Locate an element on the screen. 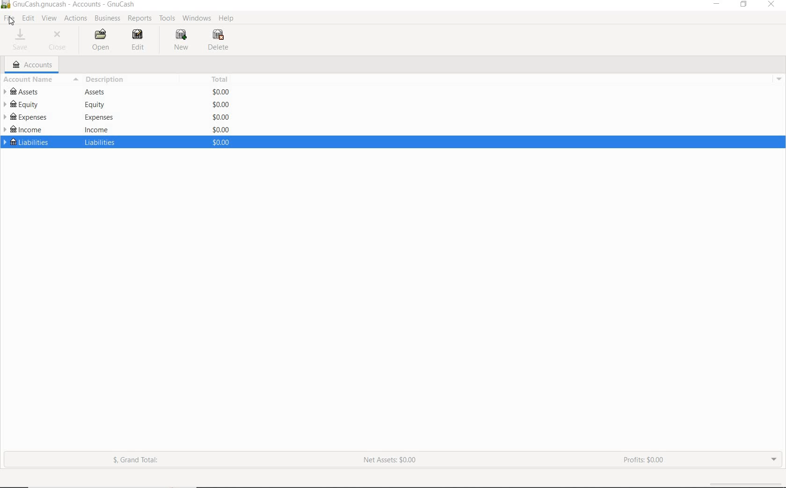  EXPENSES is located at coordinates (25, 116).